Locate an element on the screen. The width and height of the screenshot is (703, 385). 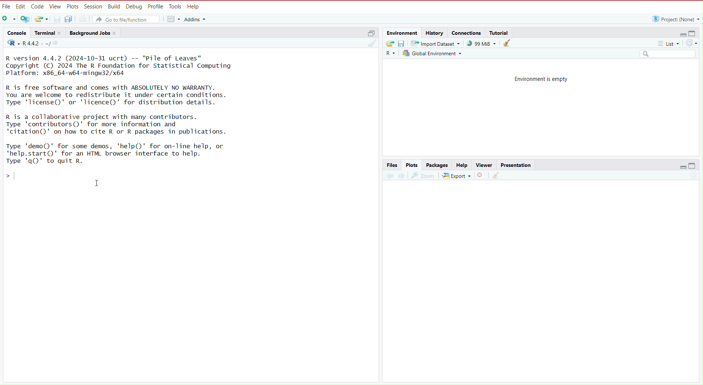
maximize is located at coordinates (696, 167).